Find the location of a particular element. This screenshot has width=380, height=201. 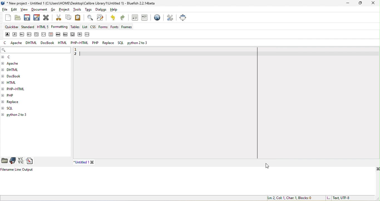

full screen is located at coordinates (183, 17).